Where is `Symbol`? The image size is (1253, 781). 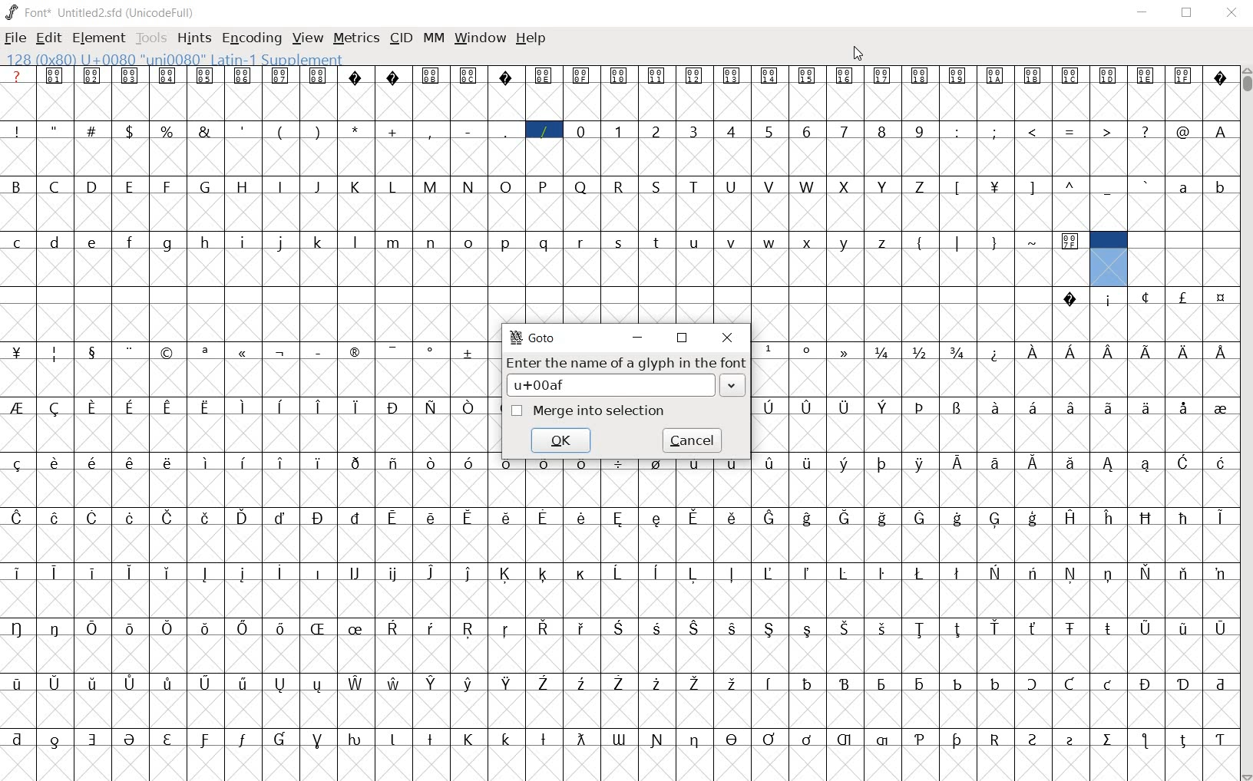 Symbol is located at coordinates (169, 351).